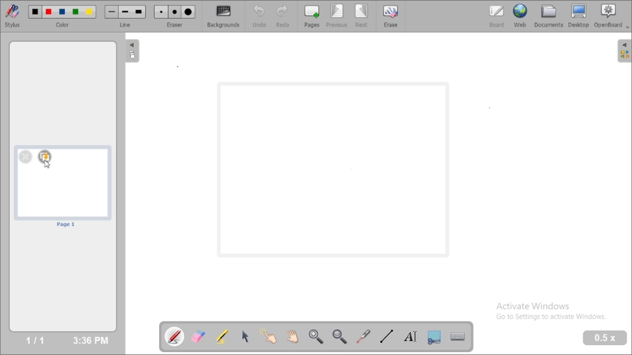  What do you see at coordinates (62, 12) in the screenshot?
I see `Color 3` at bounding box center [62, 12].